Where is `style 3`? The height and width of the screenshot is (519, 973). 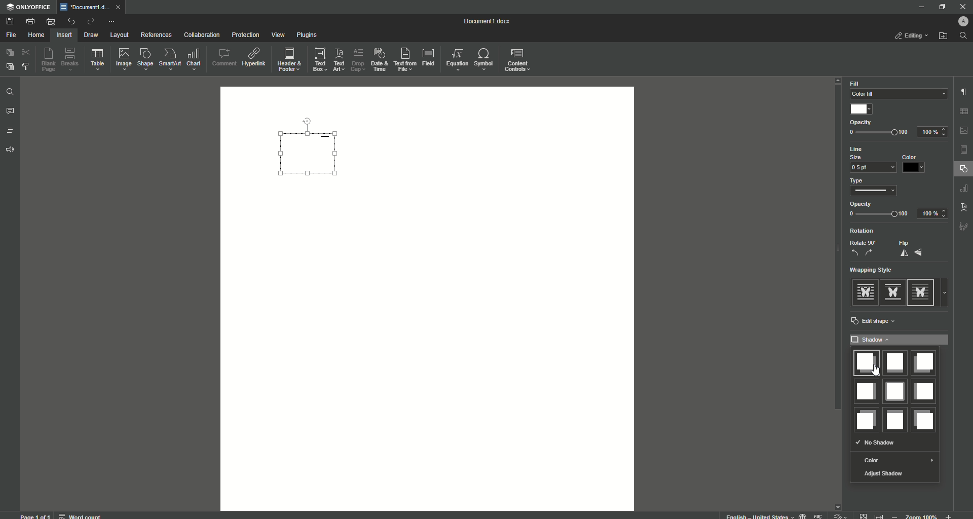
style 3 is located at coordinates (923, 292).